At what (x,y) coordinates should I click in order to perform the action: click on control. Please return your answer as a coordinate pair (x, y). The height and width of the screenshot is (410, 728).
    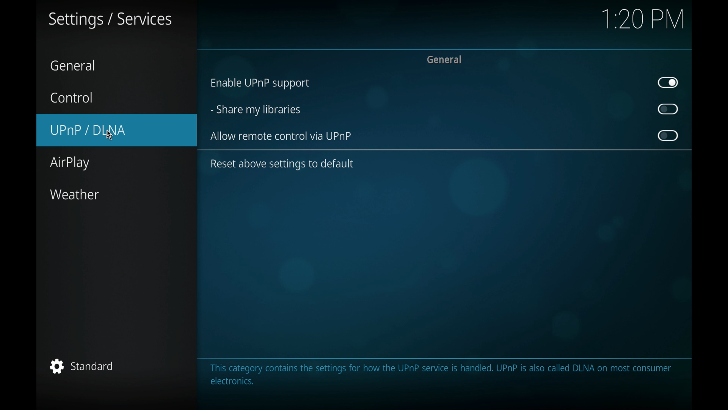
    Looking at the image, I should click on (71, 97).